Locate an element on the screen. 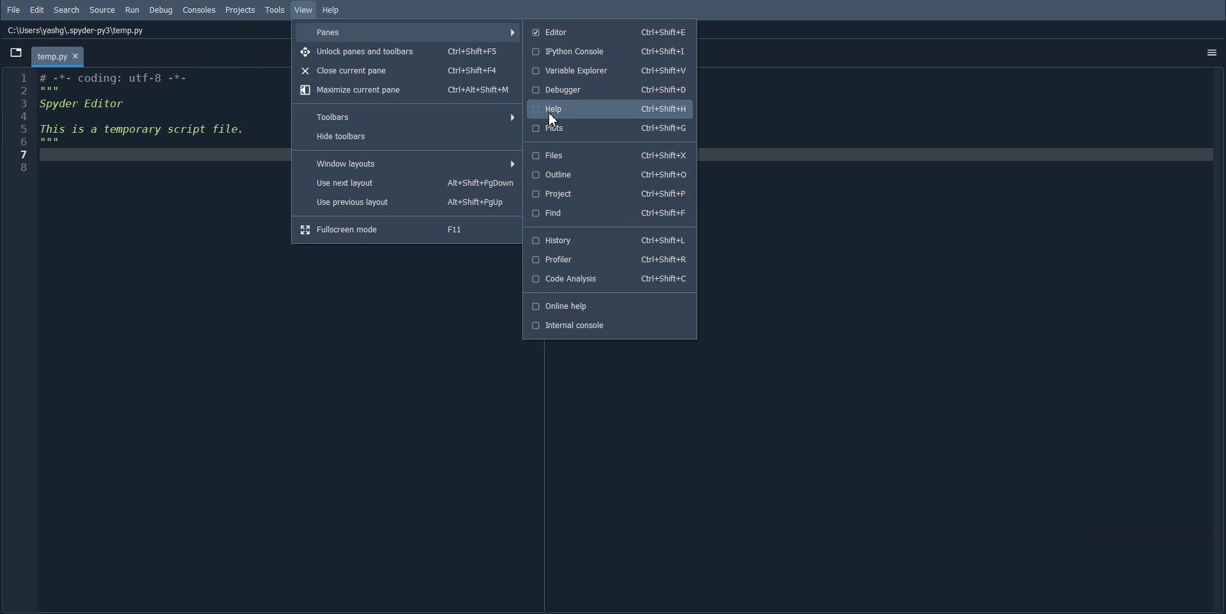 The image size is (1226, 614). Debugger is located at coordinates (610, 91).